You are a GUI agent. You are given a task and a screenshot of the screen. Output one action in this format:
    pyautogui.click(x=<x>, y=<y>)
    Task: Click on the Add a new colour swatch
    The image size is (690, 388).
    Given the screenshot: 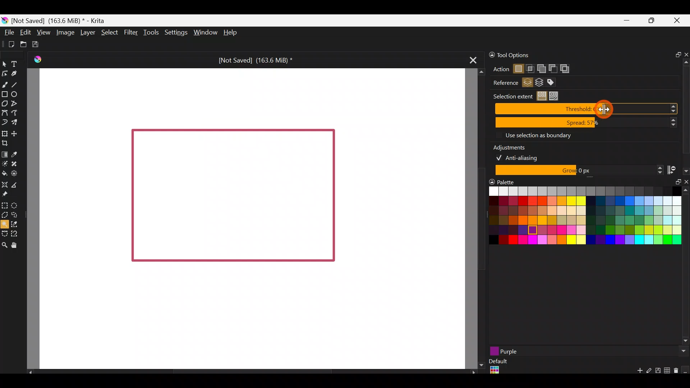 What is the action you would take?
    pyautogui.click(x=636, y=372)
    